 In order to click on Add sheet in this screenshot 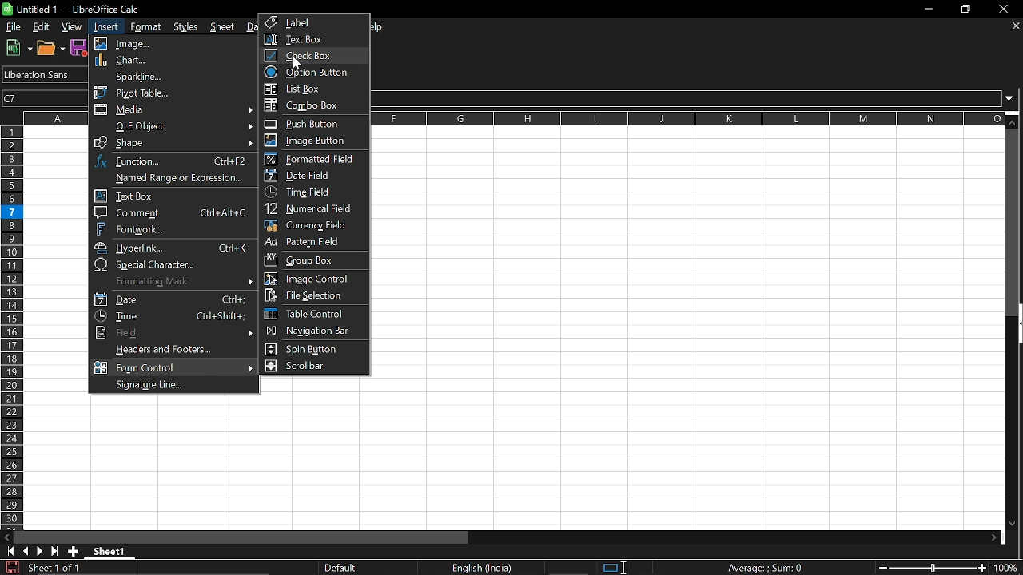, I will do `click(73, 551)`.